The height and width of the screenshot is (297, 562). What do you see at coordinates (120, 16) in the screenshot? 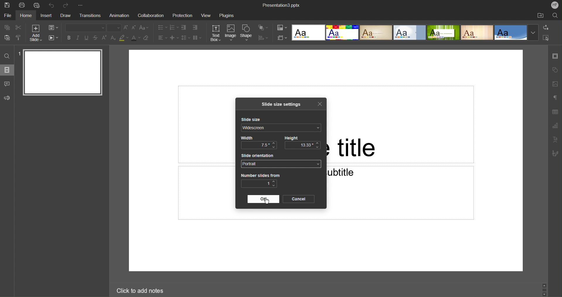
I see `Animation` at bounding box center [120, 16].